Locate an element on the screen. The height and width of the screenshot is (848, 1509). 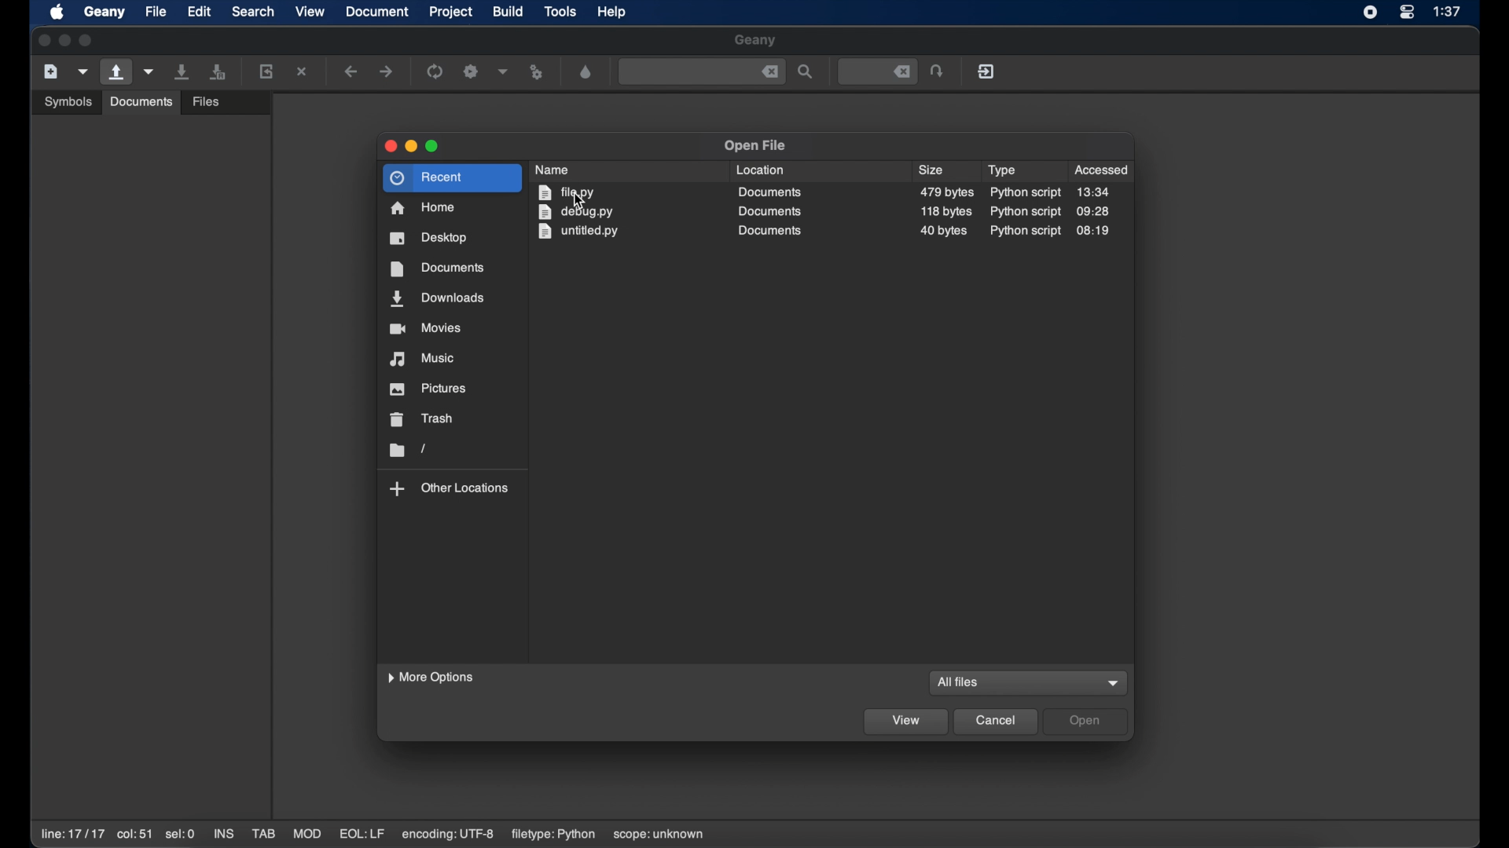
python script is located at coordinates (1024, 211).